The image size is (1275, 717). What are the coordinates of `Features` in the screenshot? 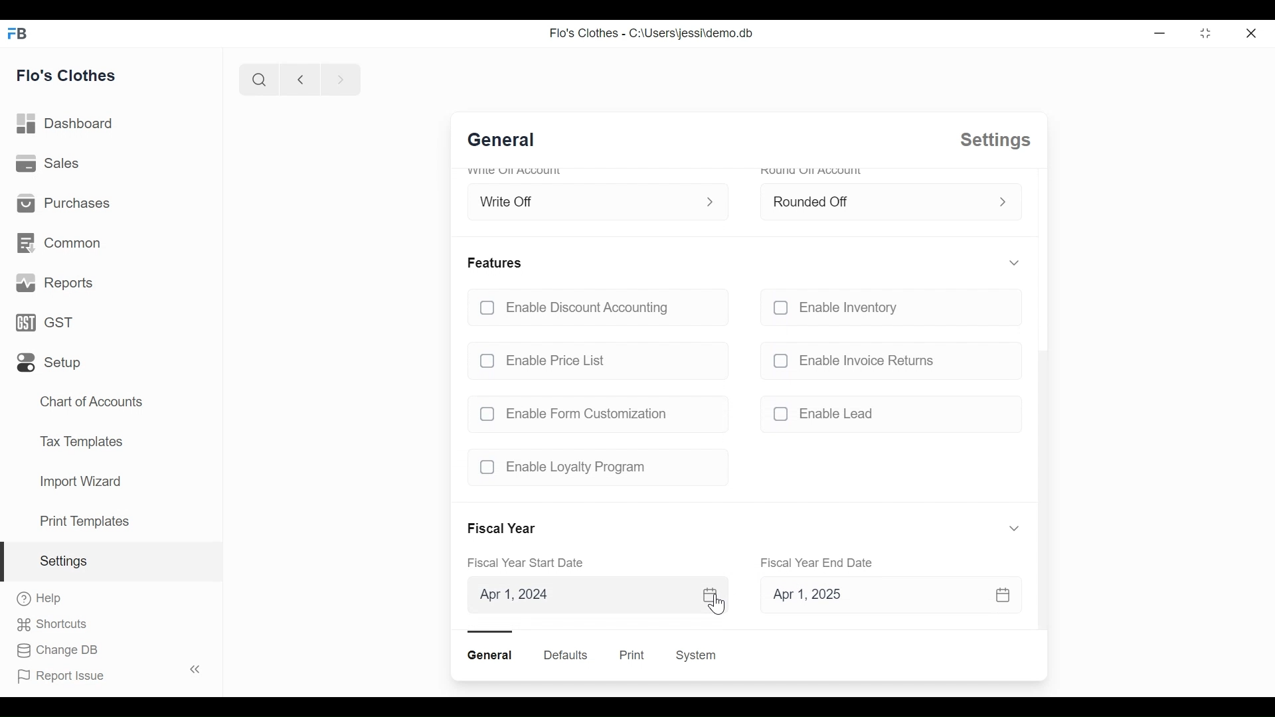 It's located at (497, 262).